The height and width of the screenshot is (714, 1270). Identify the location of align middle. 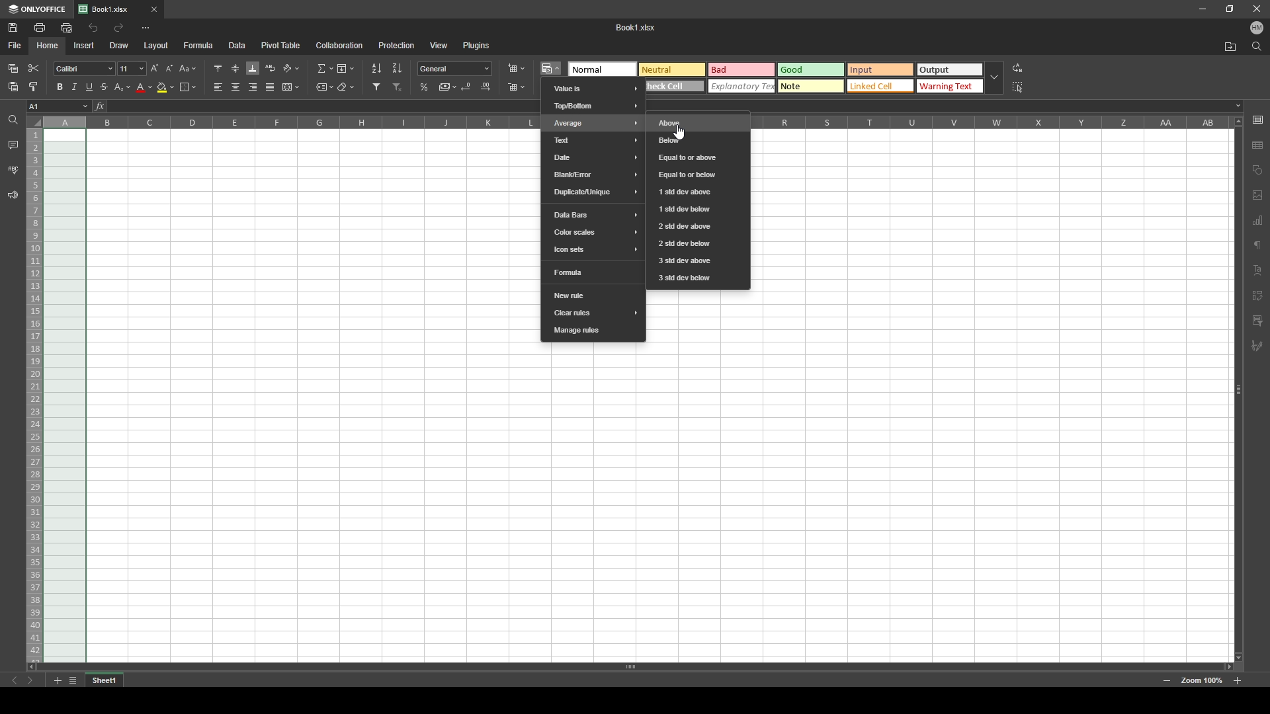
(236, 69).